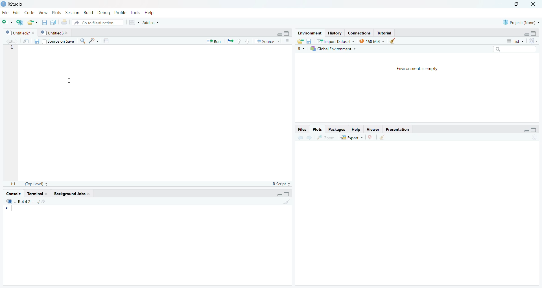  I want to click on Is Help, so click(152, 11).